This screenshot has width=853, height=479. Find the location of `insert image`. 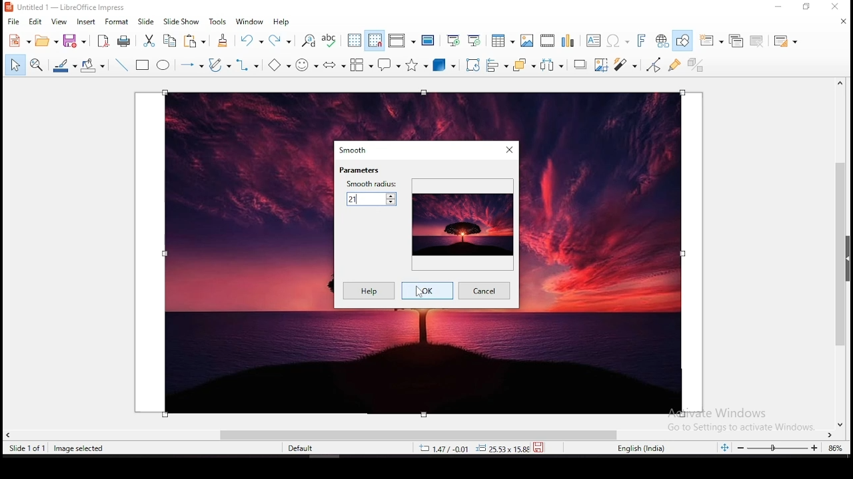

insert image is located at coordinates (528, 41).